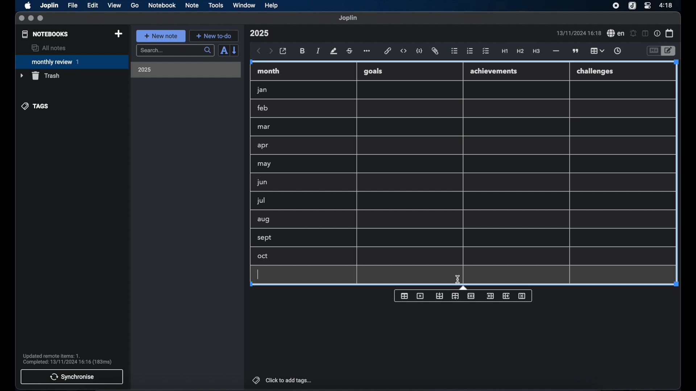  Describe the element at coordinates (135, 5) in the screenshot. I see `go` at that location.